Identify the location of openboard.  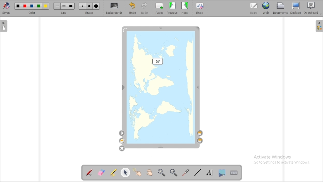
(311, 8).